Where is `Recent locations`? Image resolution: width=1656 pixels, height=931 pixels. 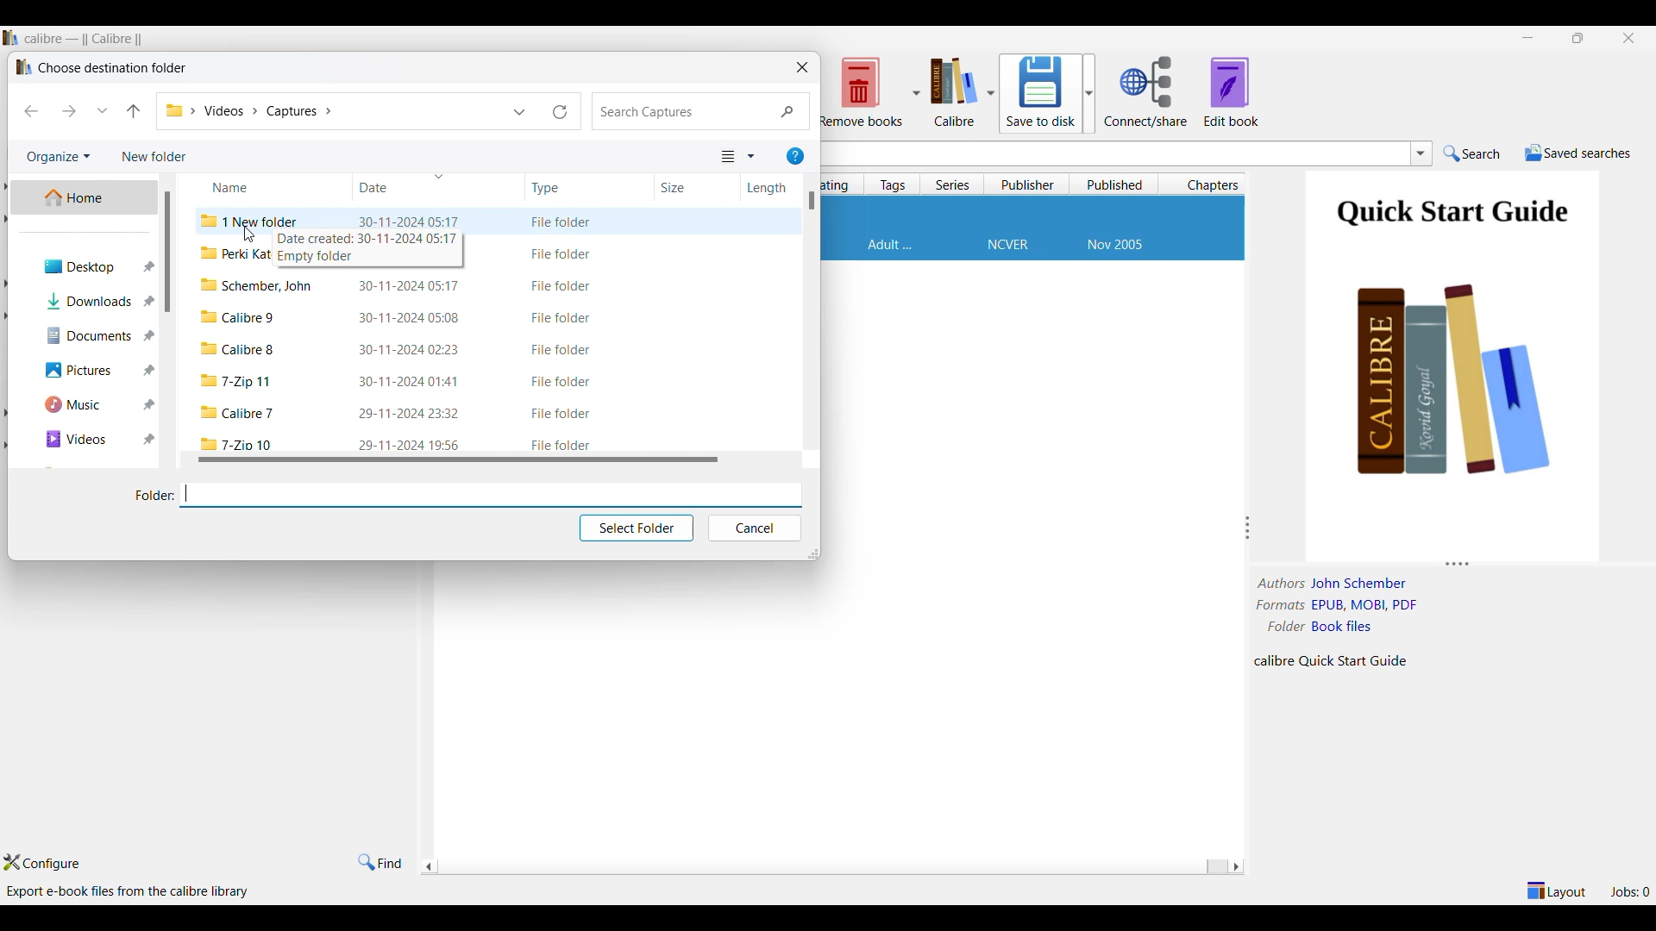 Recent locations is located at coordinates (103, 110).